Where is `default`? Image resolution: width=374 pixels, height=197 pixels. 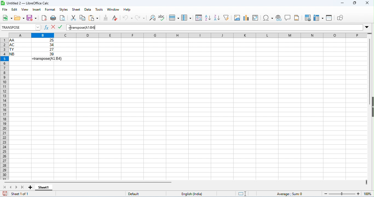 default is located at coordinates (134, 194).